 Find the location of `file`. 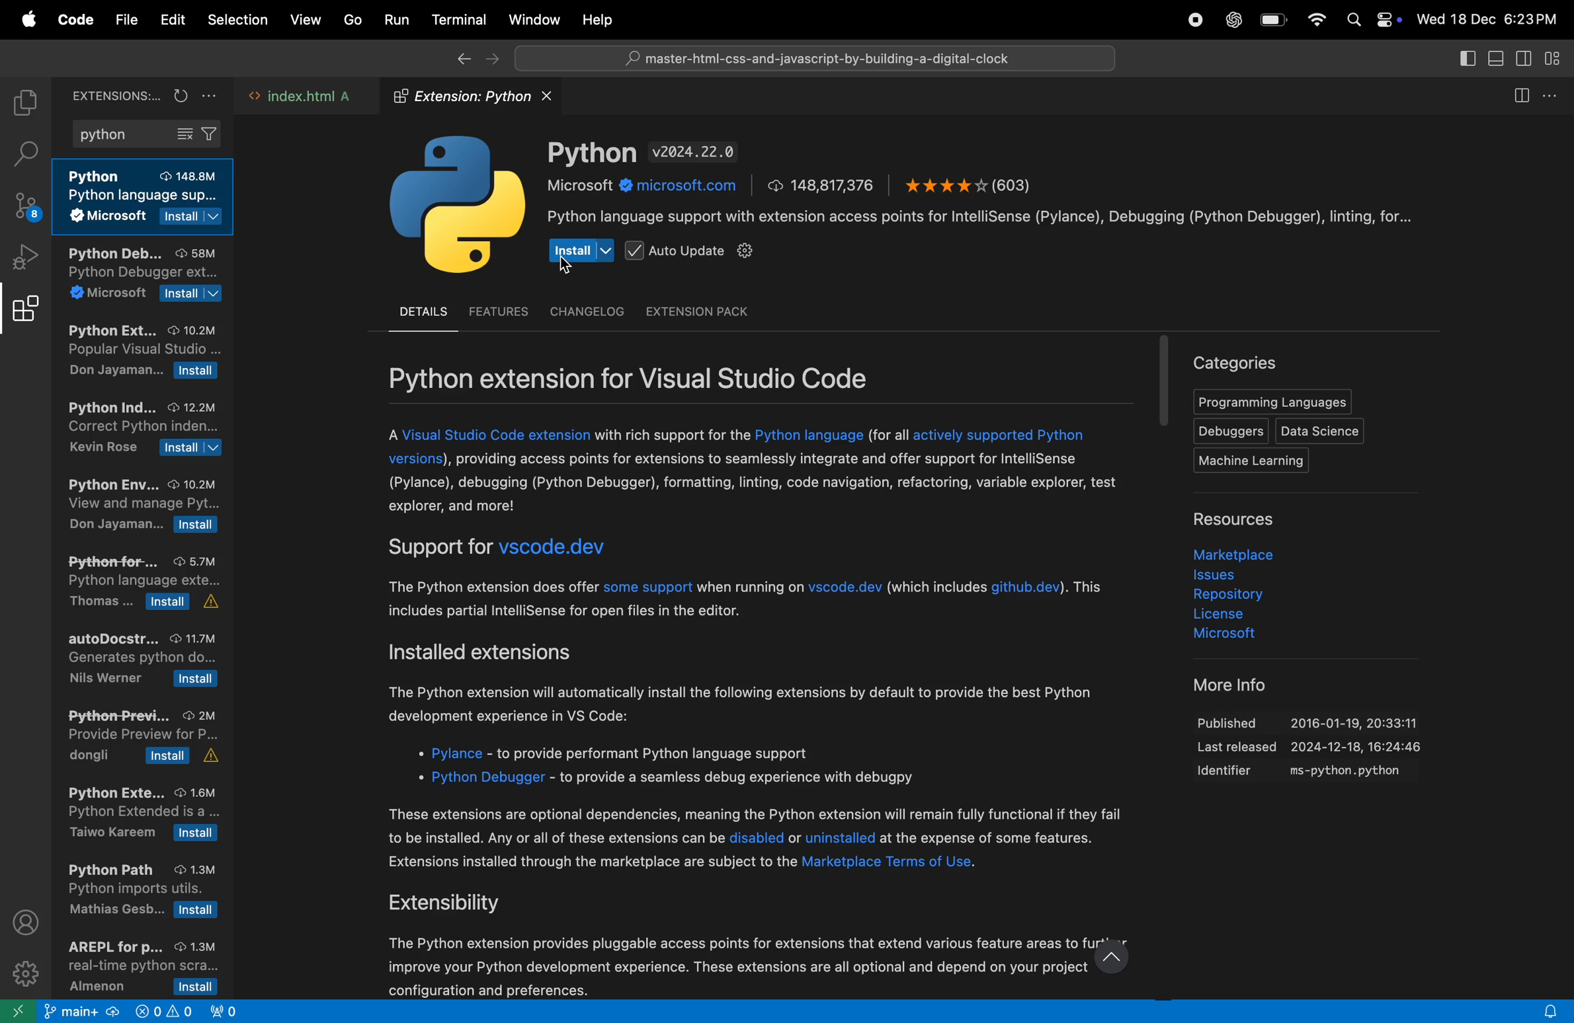

file is located at coordinates (127, 20).